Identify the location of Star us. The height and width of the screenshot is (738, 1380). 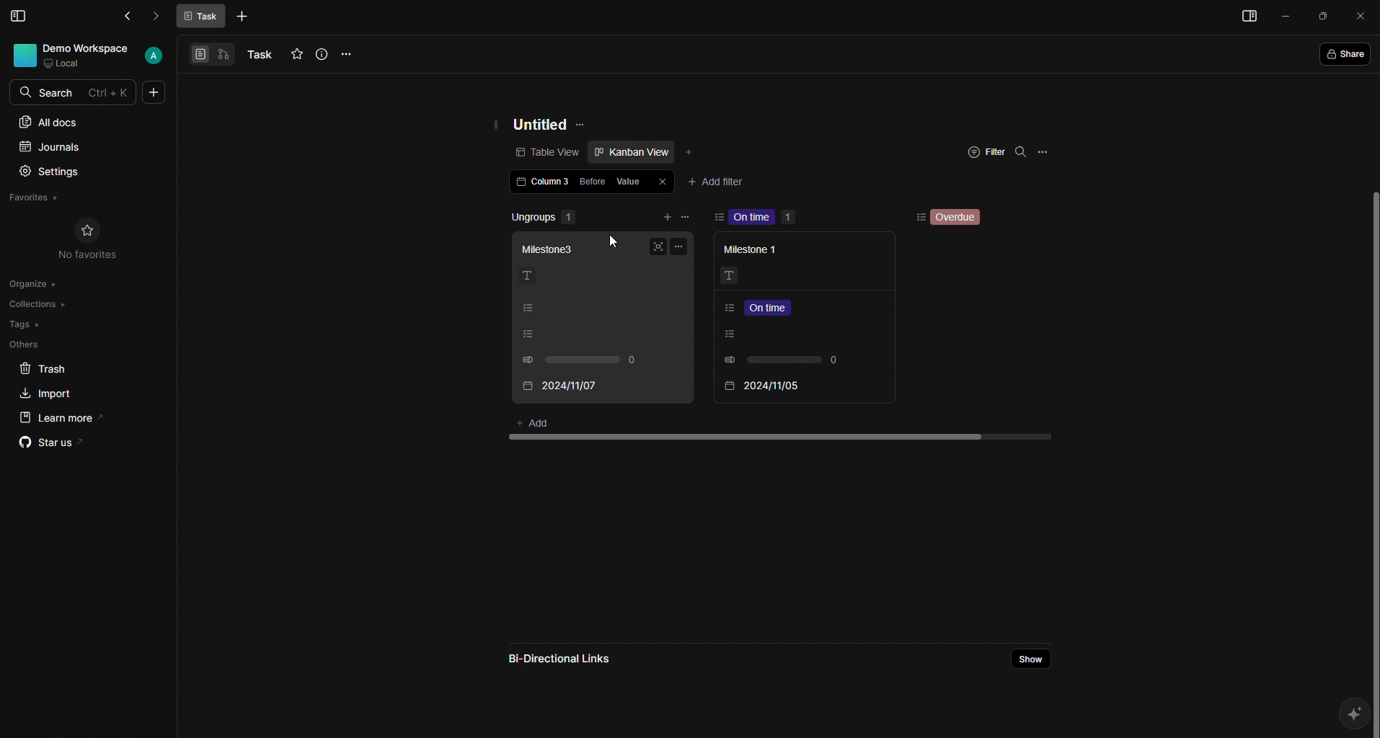
(47, 444).